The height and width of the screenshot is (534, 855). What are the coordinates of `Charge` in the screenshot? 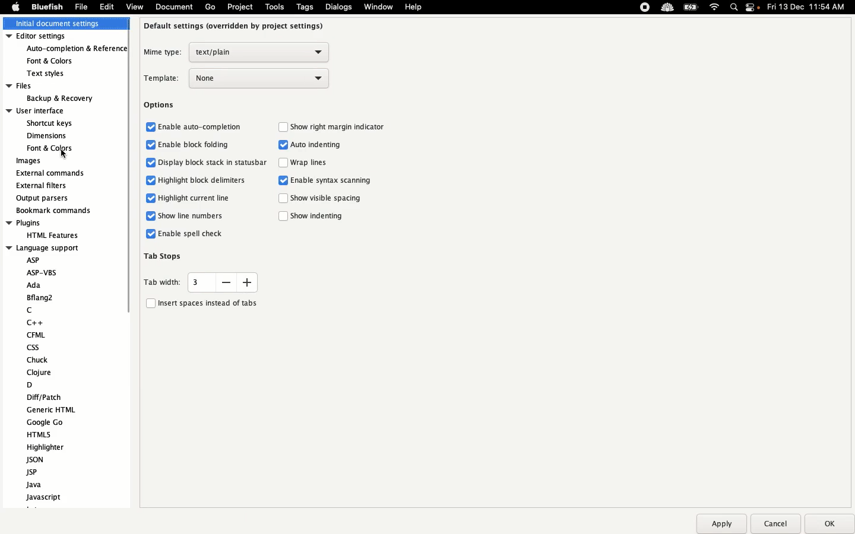 It's located at (691, 8).